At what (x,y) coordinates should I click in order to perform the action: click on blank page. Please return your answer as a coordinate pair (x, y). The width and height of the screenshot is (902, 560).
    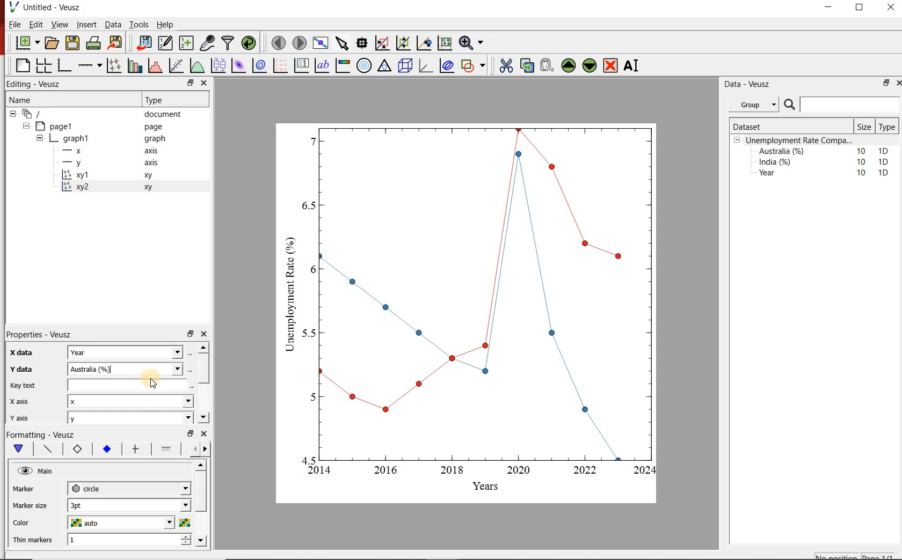
    Looking at the image, I should click on (22, 64).